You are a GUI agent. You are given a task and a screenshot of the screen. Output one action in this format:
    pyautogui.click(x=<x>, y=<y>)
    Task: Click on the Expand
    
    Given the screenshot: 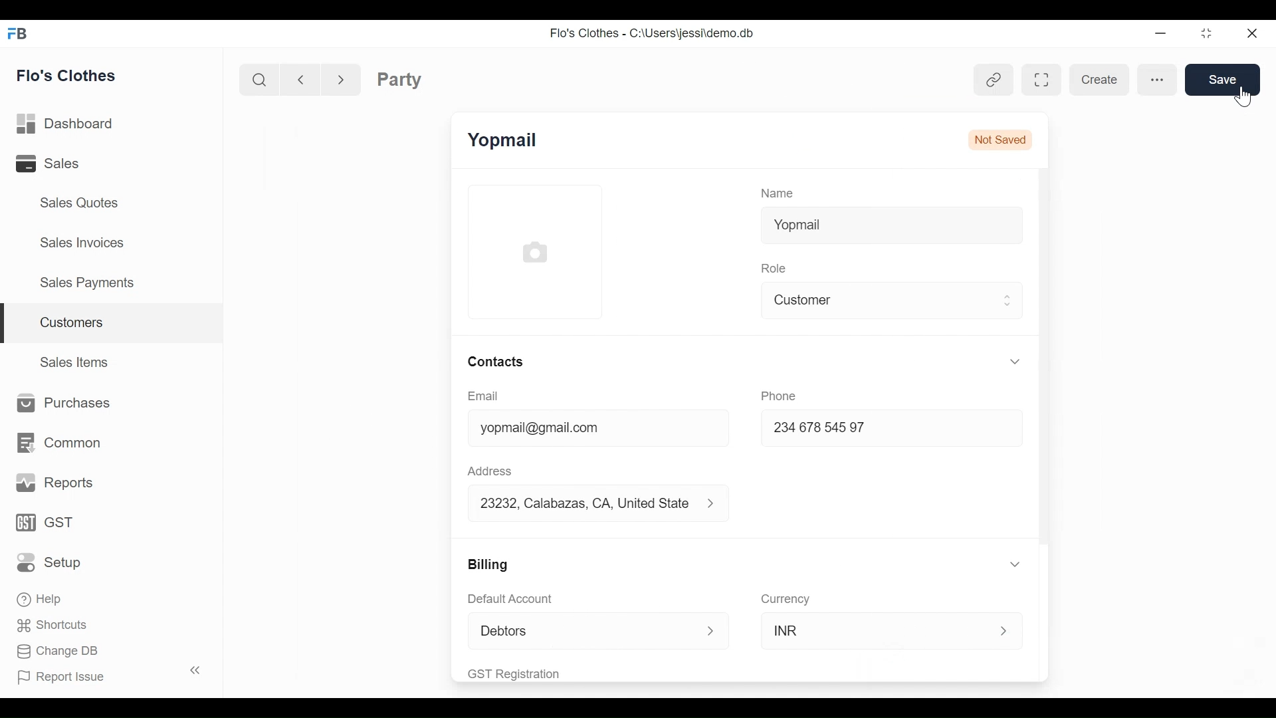 What is the action you would take?
    pyautogui.click(x=1015, y=360)
    